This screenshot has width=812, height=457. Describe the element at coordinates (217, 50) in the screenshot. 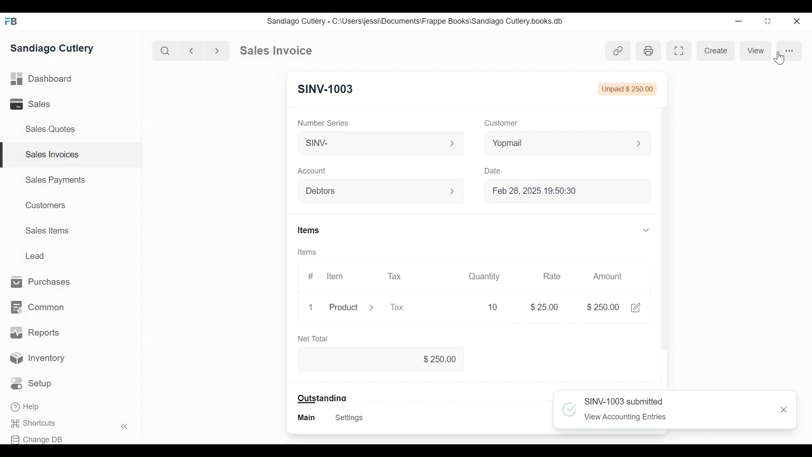

I see `forward` at that location.